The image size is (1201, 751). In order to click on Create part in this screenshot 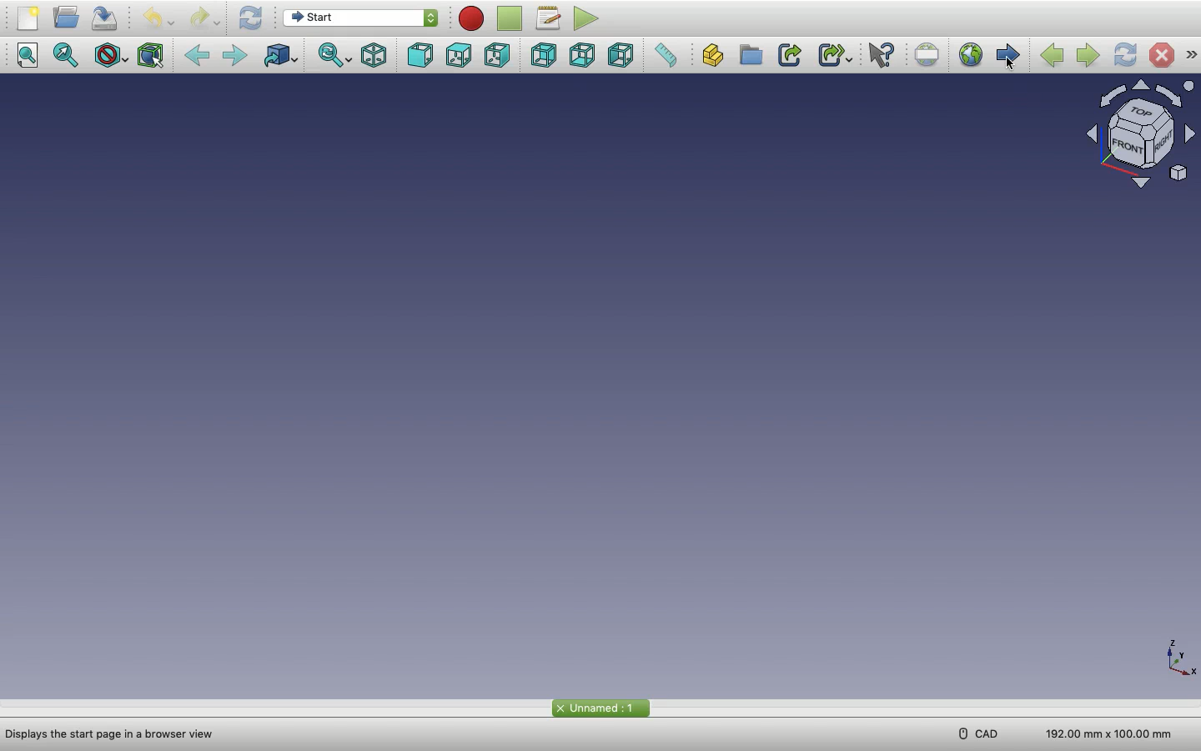, I will do `click(718, 56)`.